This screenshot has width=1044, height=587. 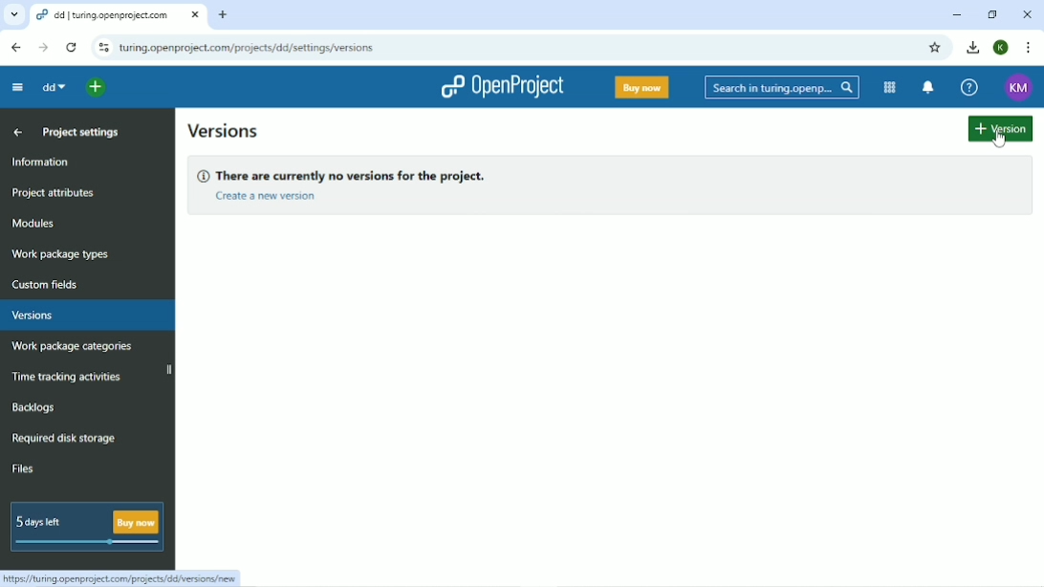 I want to click on Bookmark this tab, so click(x=934, y=48).